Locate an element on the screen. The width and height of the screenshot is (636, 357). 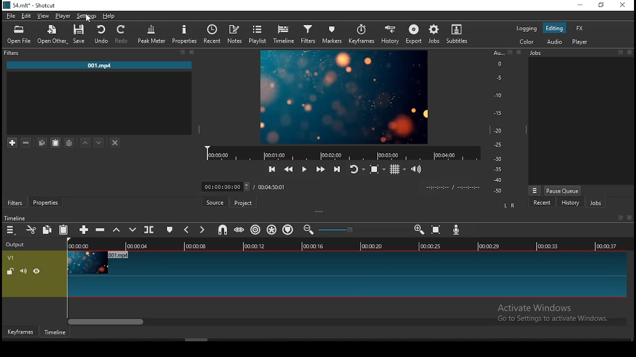
history is located at coordinates (388, 35).